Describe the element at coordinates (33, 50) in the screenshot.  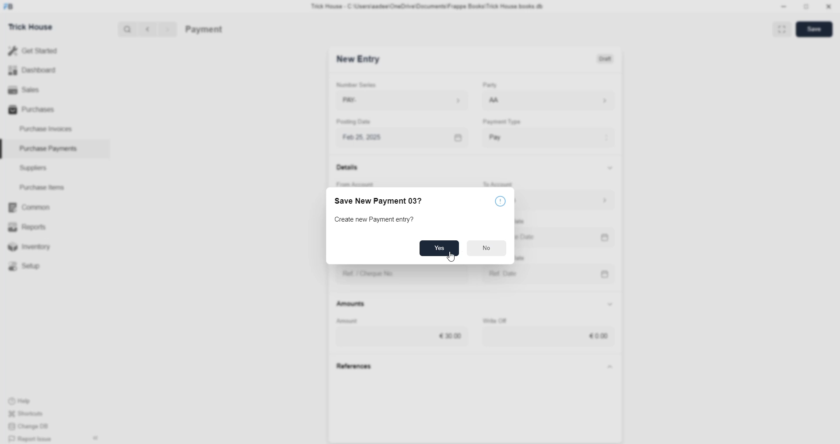
I see ` Get Started` at that location.